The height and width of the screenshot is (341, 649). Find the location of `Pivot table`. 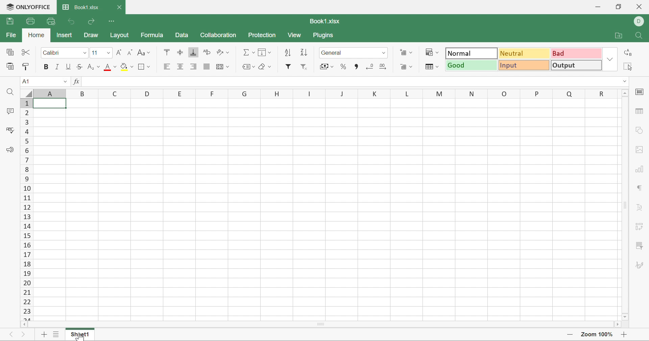

Pivot table is located at coordinates (640, 226).